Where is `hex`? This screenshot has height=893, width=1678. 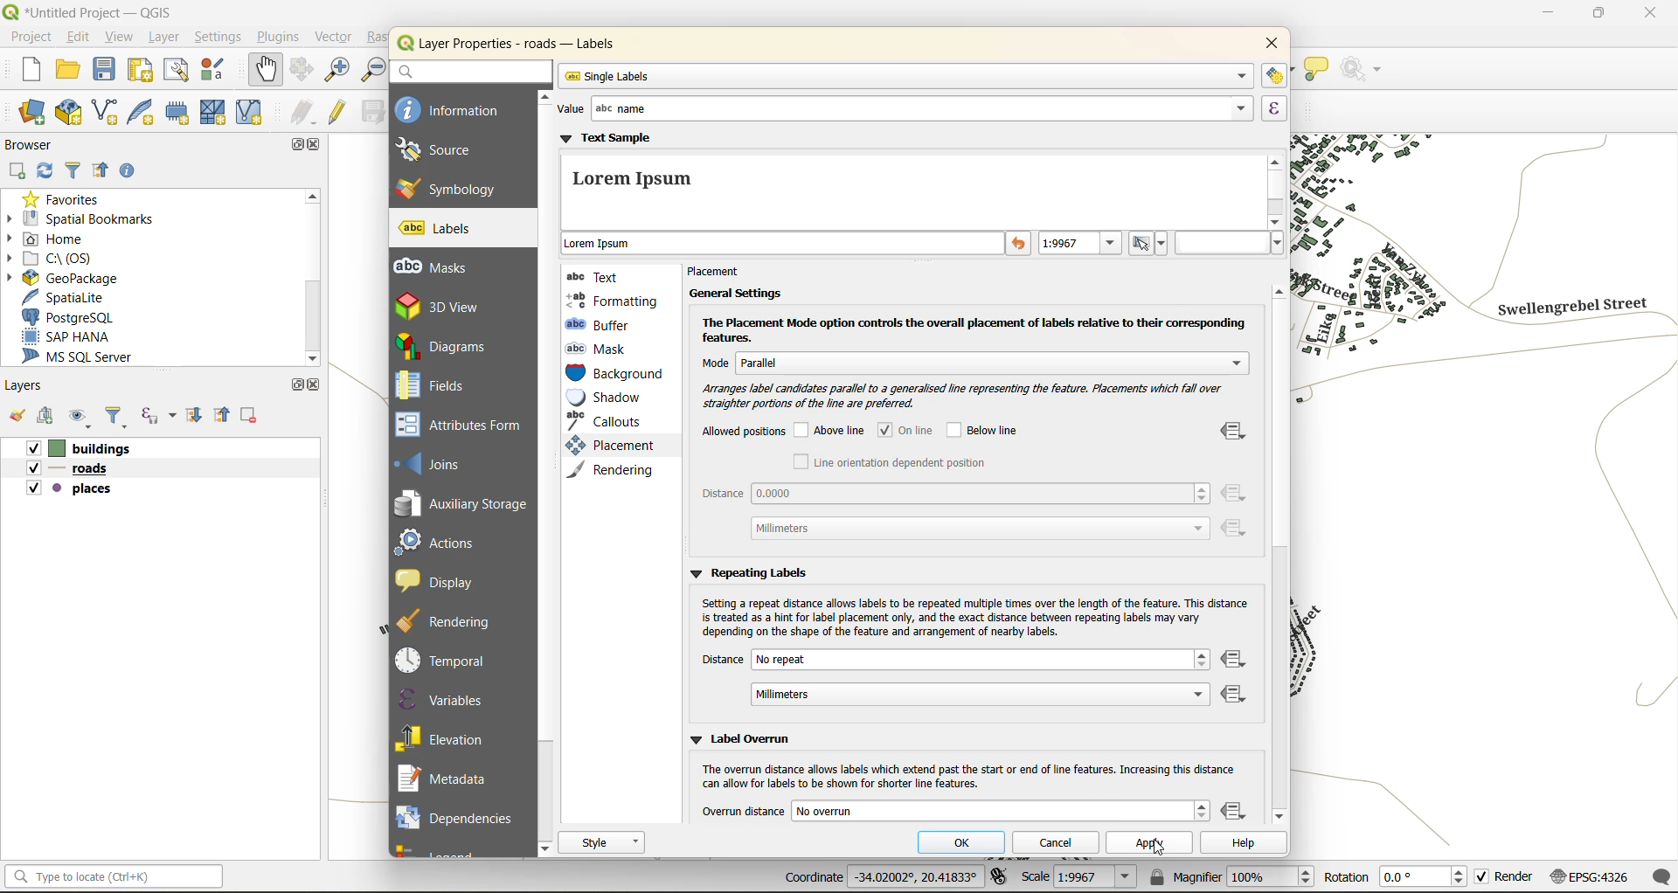
hex is located at coordinates (1230, 243).